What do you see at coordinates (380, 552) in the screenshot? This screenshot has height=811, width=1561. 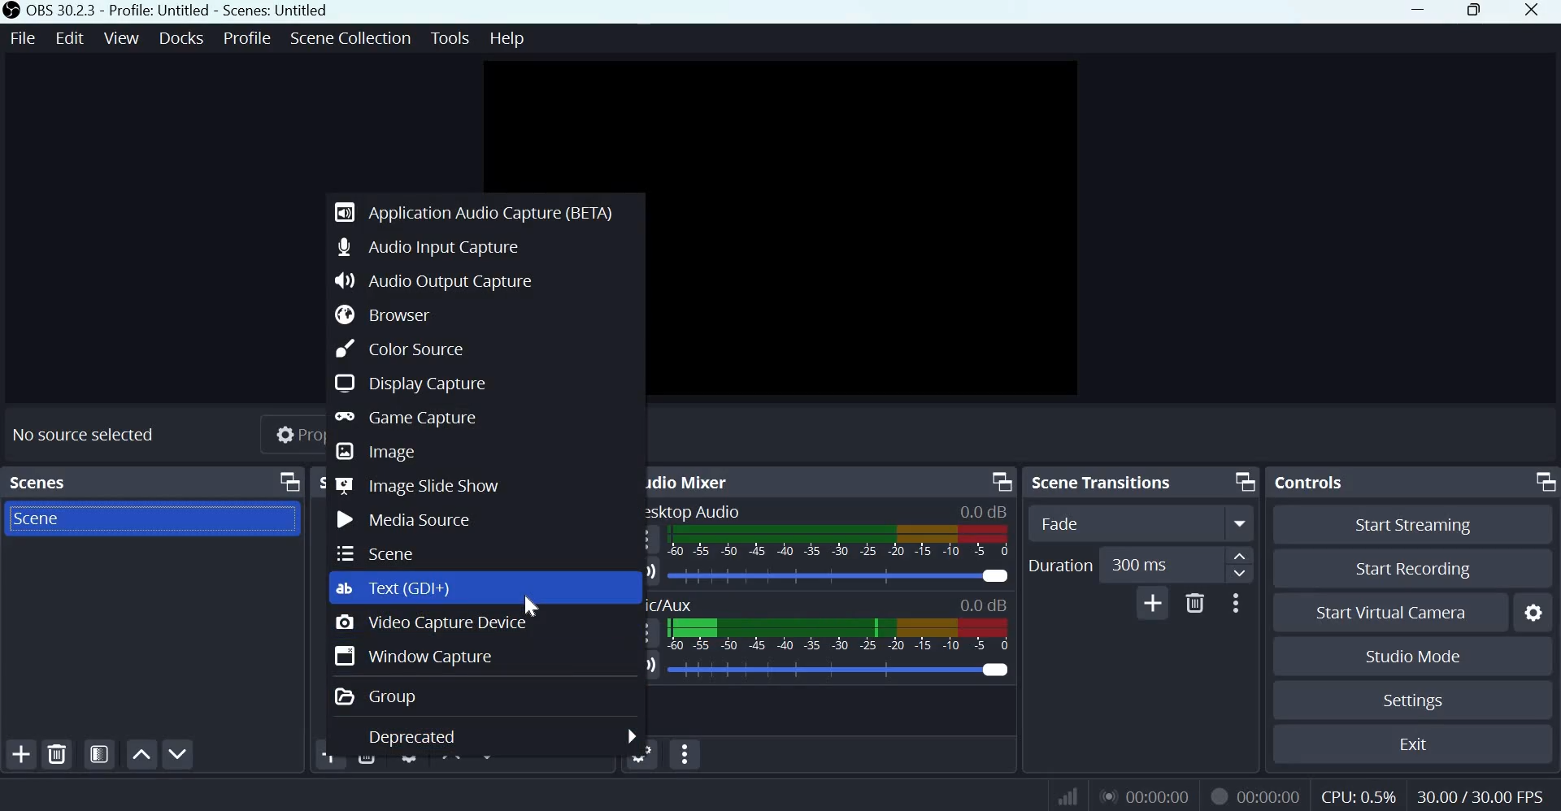 I see `Scene` at bounding box center [380, 552].